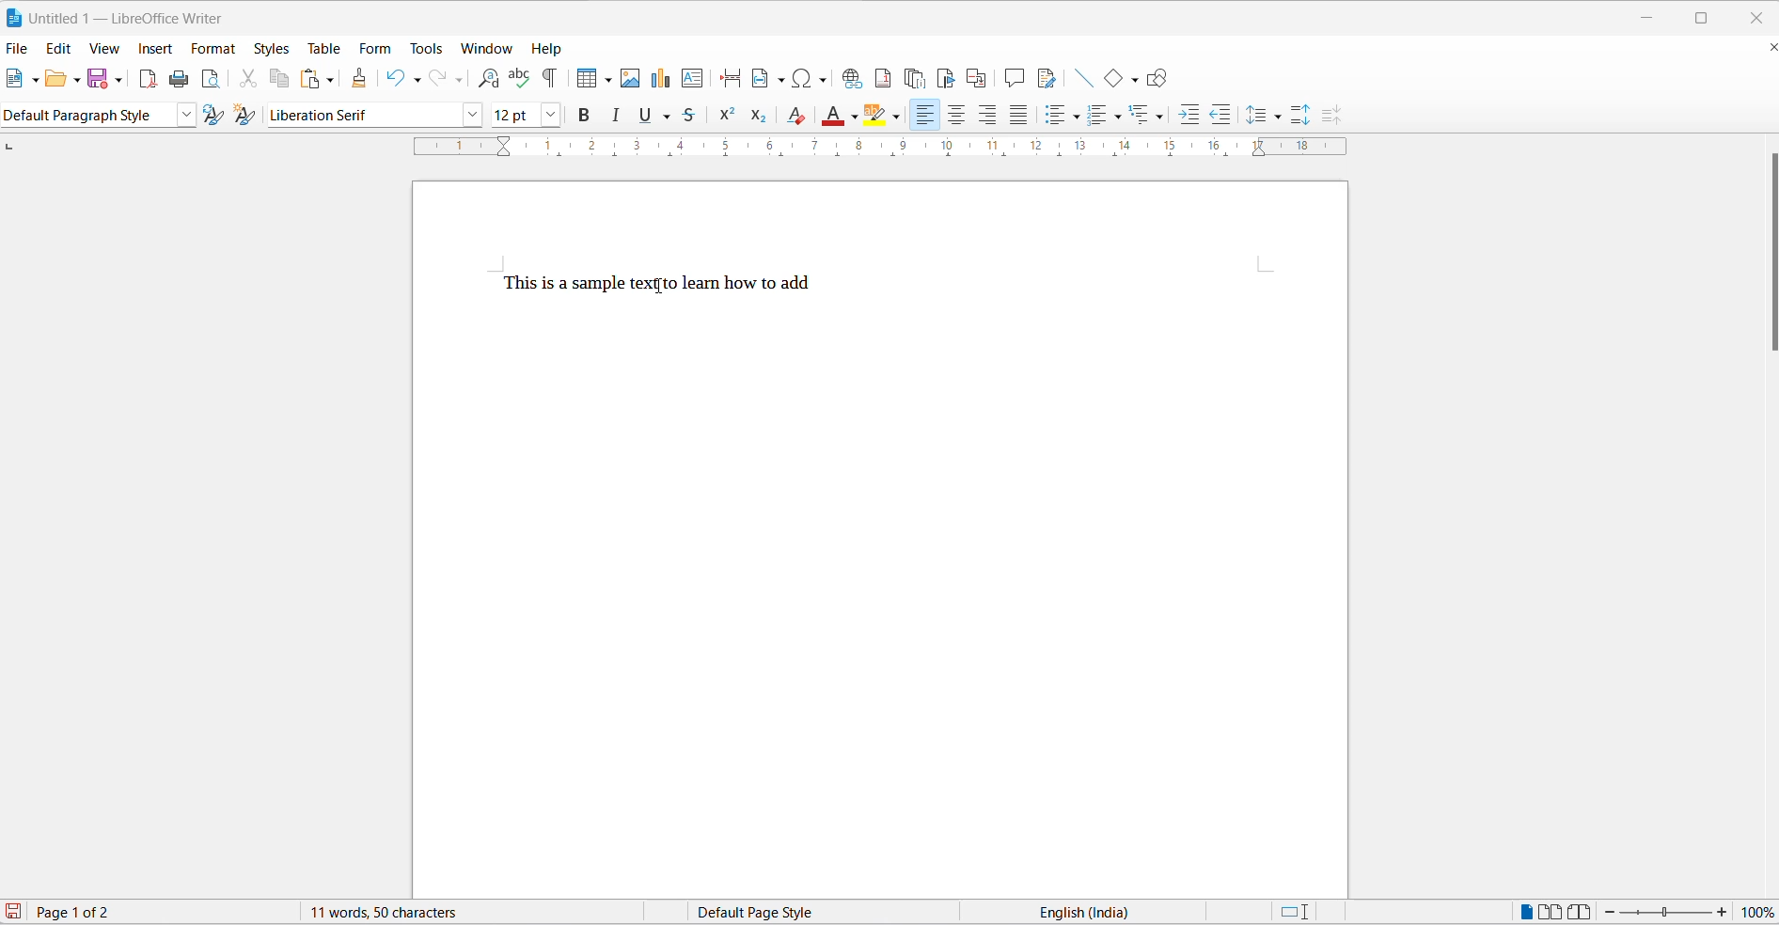  Describe the element at coordinates (1755, 15) in the screenshot. I see `close` at that location.